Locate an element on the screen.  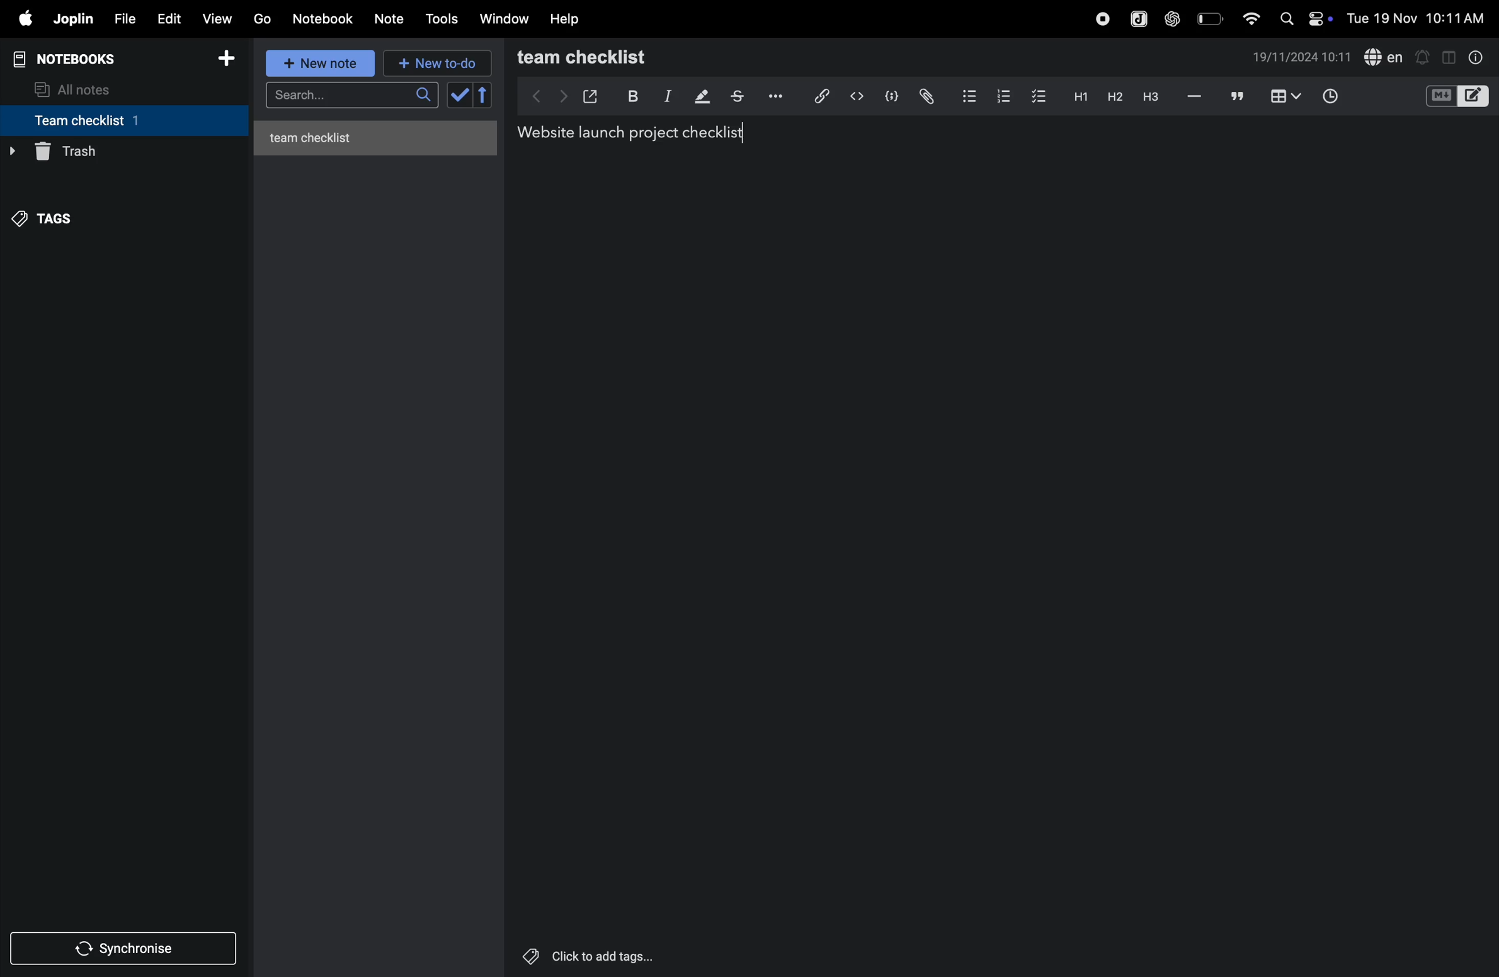
battery is located at coordinates (1209, 18).